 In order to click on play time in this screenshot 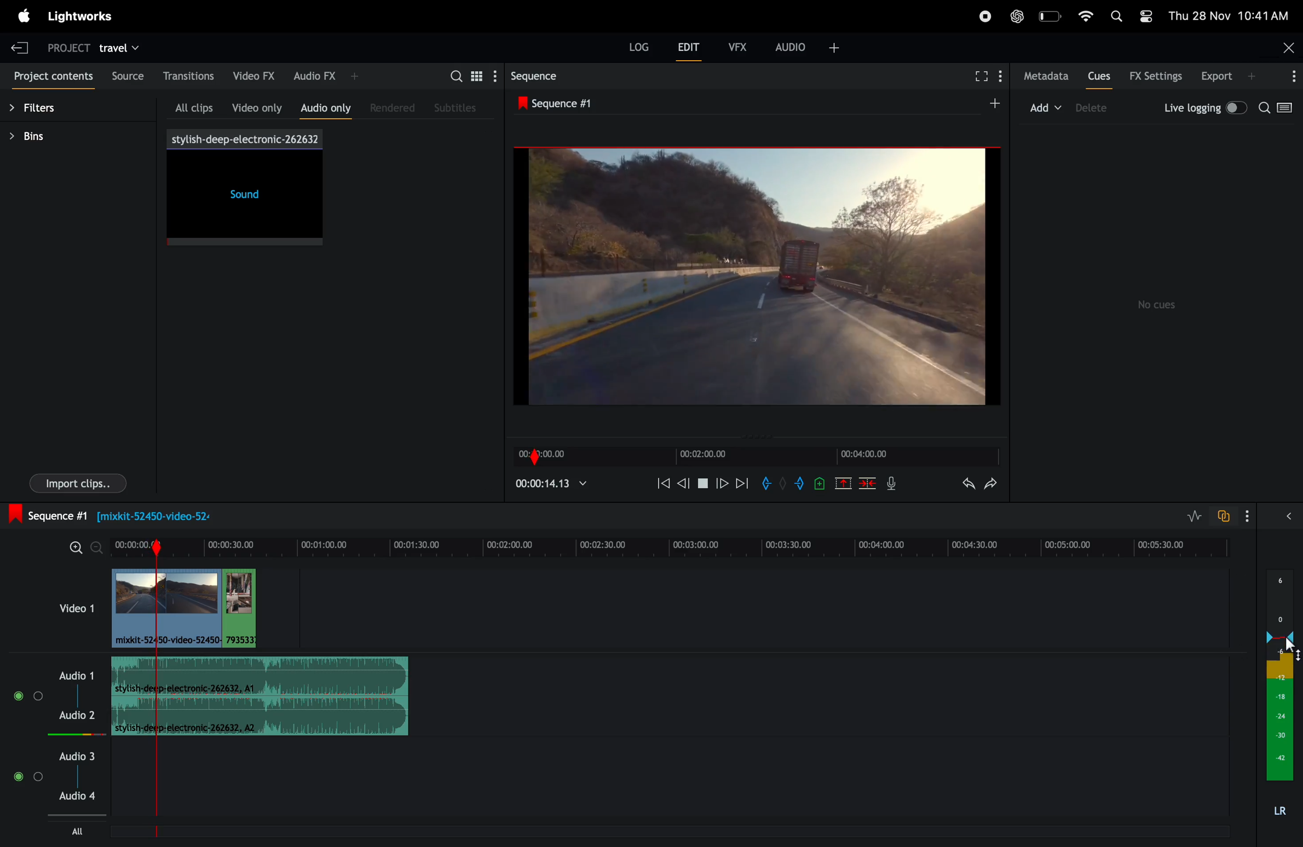, I will do `click(555, 486)`.